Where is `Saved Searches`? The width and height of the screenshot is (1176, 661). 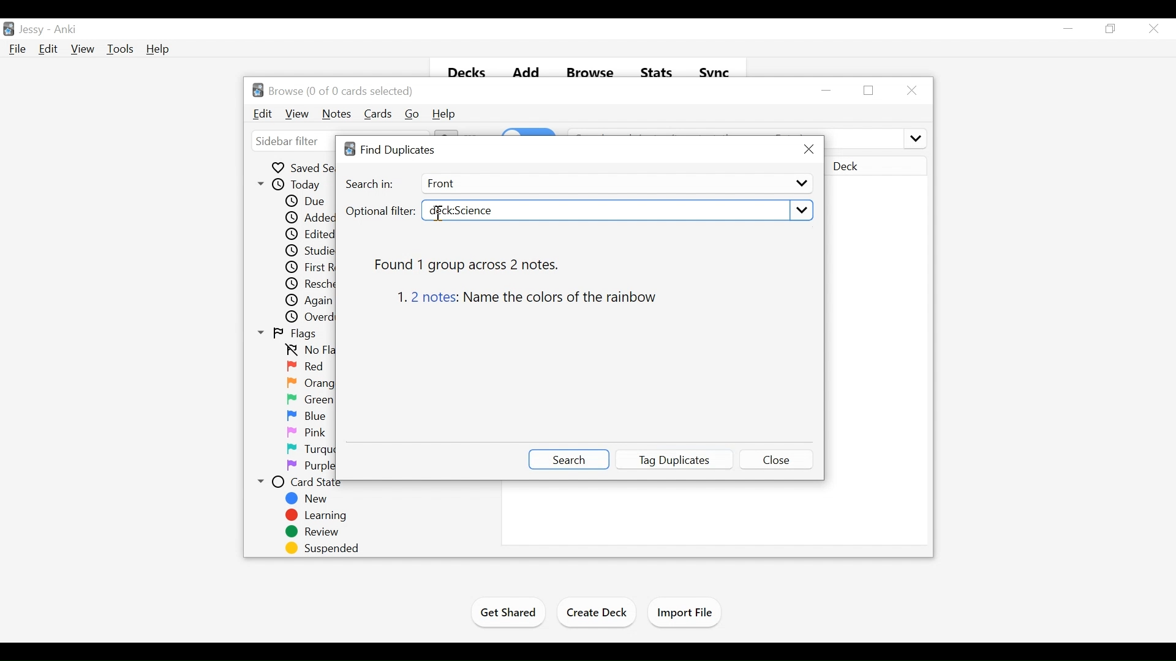
Saved Searches is located at coordinates (303, 167).